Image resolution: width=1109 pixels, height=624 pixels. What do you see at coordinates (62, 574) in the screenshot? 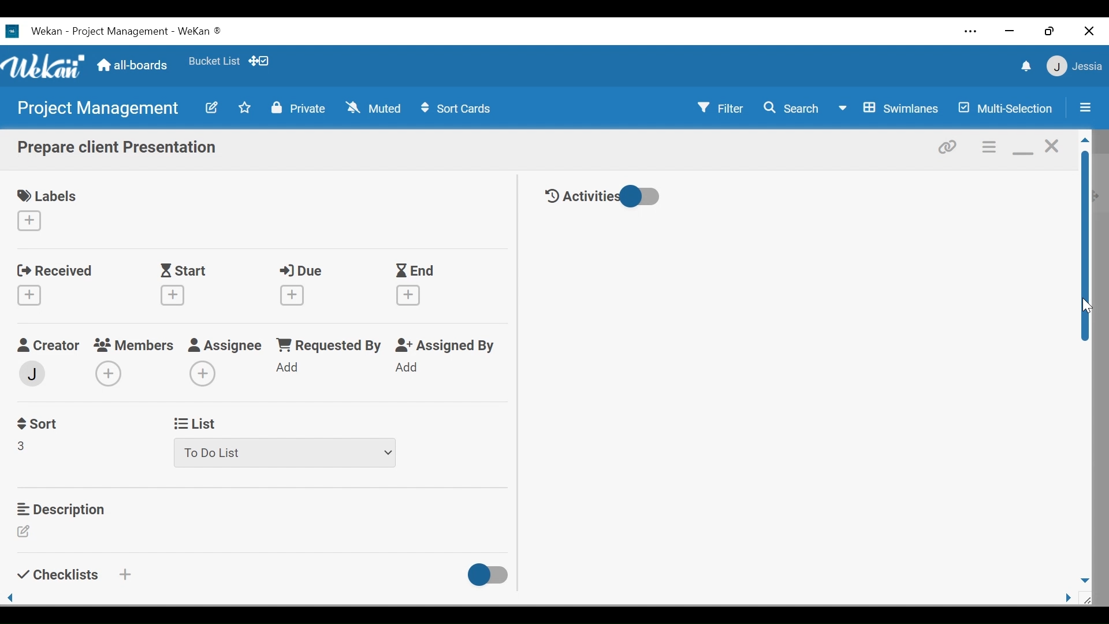
I see `Checklists` at bounding box center [62, 574].